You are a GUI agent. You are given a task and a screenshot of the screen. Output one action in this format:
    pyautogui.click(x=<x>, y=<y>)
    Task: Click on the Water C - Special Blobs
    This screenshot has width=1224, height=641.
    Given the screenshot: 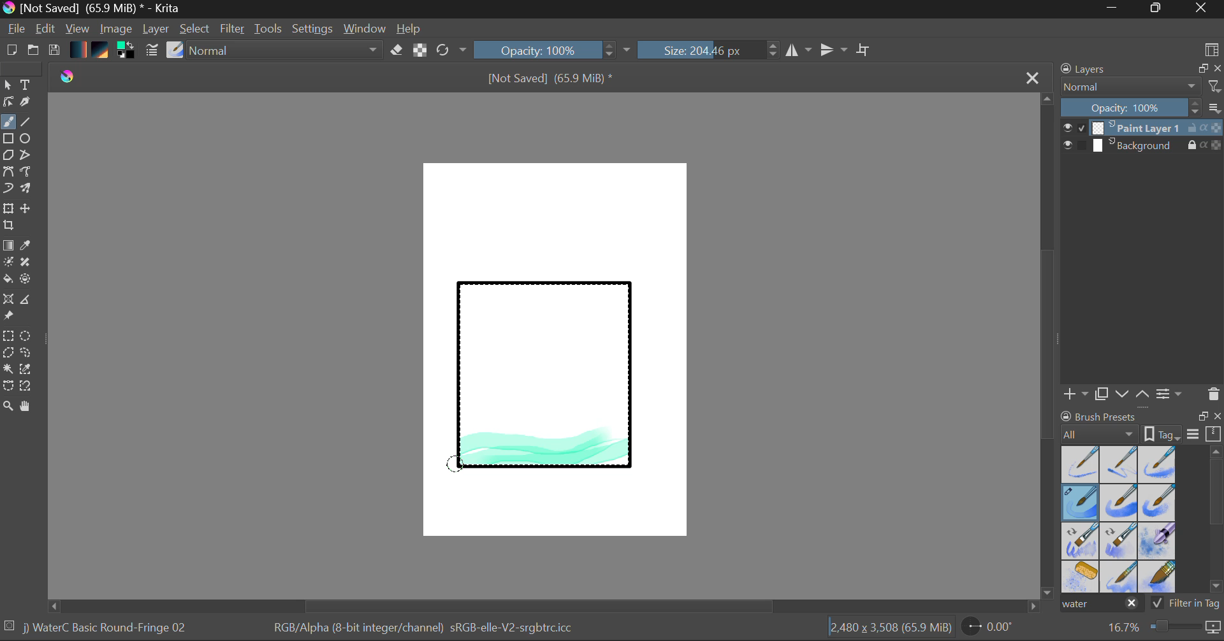 What is the action you would take?
    pyautogui.click(x=1158, y=542)
    